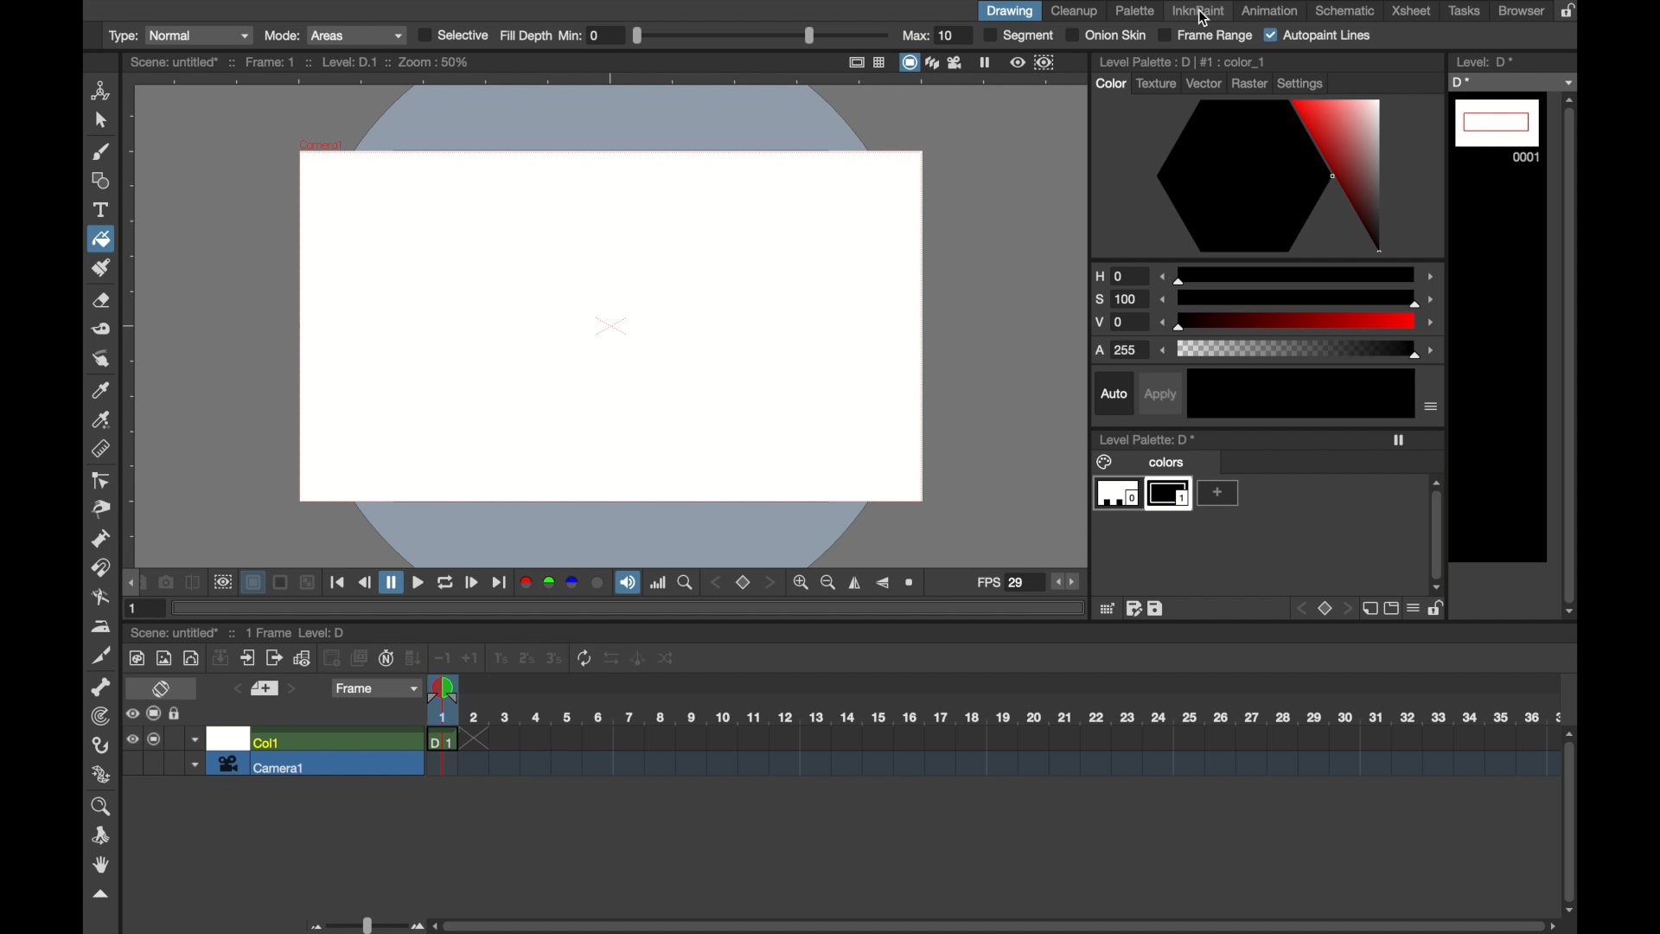  Describe the element at coordinates (600, 583) in the screenshot. I see `circle` at that location.